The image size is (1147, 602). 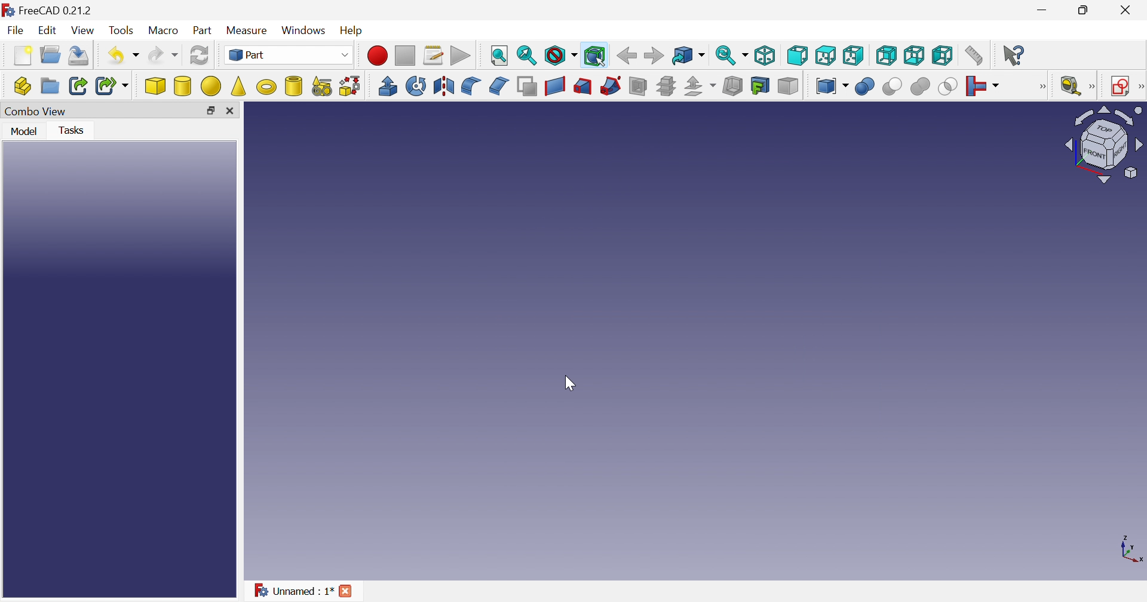 I want to click on Cylinder, so click(x=183, y=86).